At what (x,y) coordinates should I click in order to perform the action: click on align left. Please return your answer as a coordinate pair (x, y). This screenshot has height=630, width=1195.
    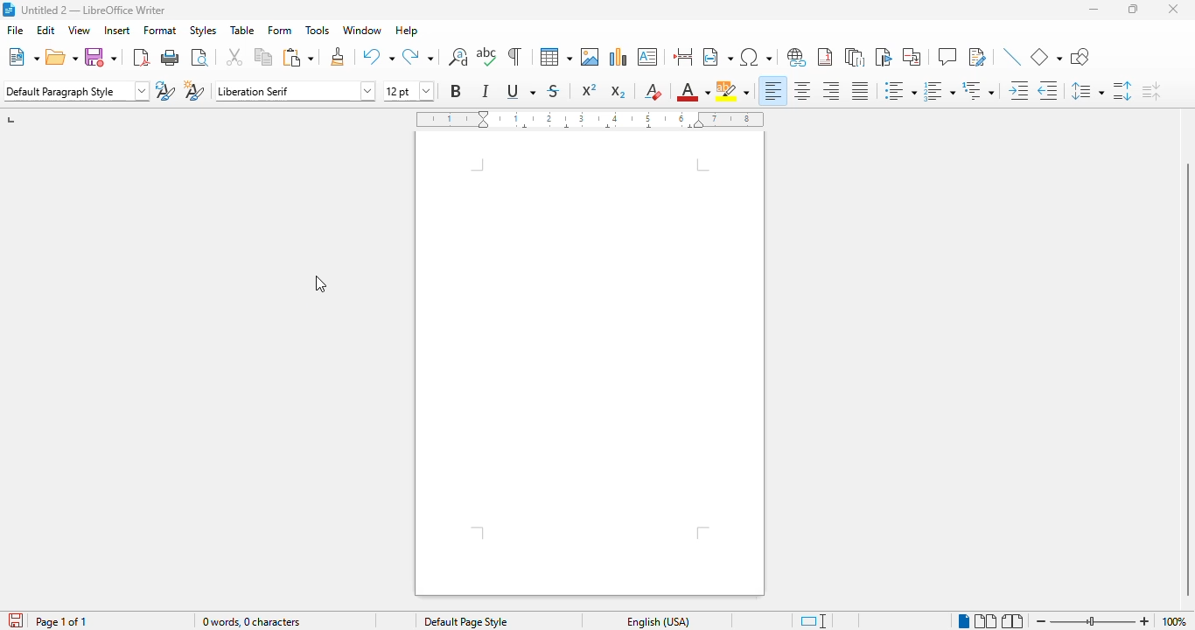
    Looking at the image, I should click on (773, 91).